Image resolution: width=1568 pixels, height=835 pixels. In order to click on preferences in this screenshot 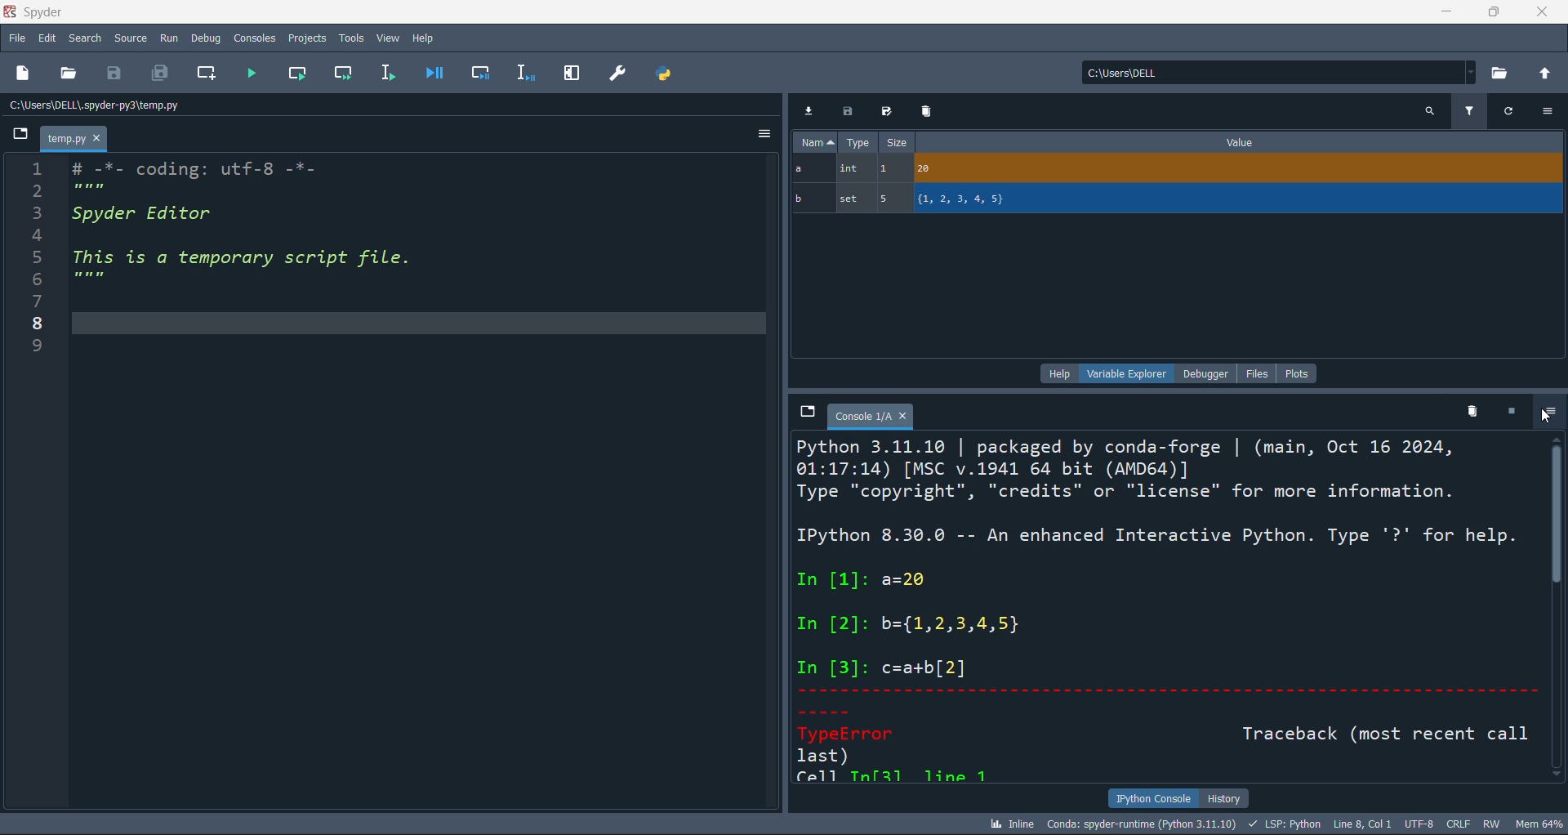, I will do `click(617, 72)`.